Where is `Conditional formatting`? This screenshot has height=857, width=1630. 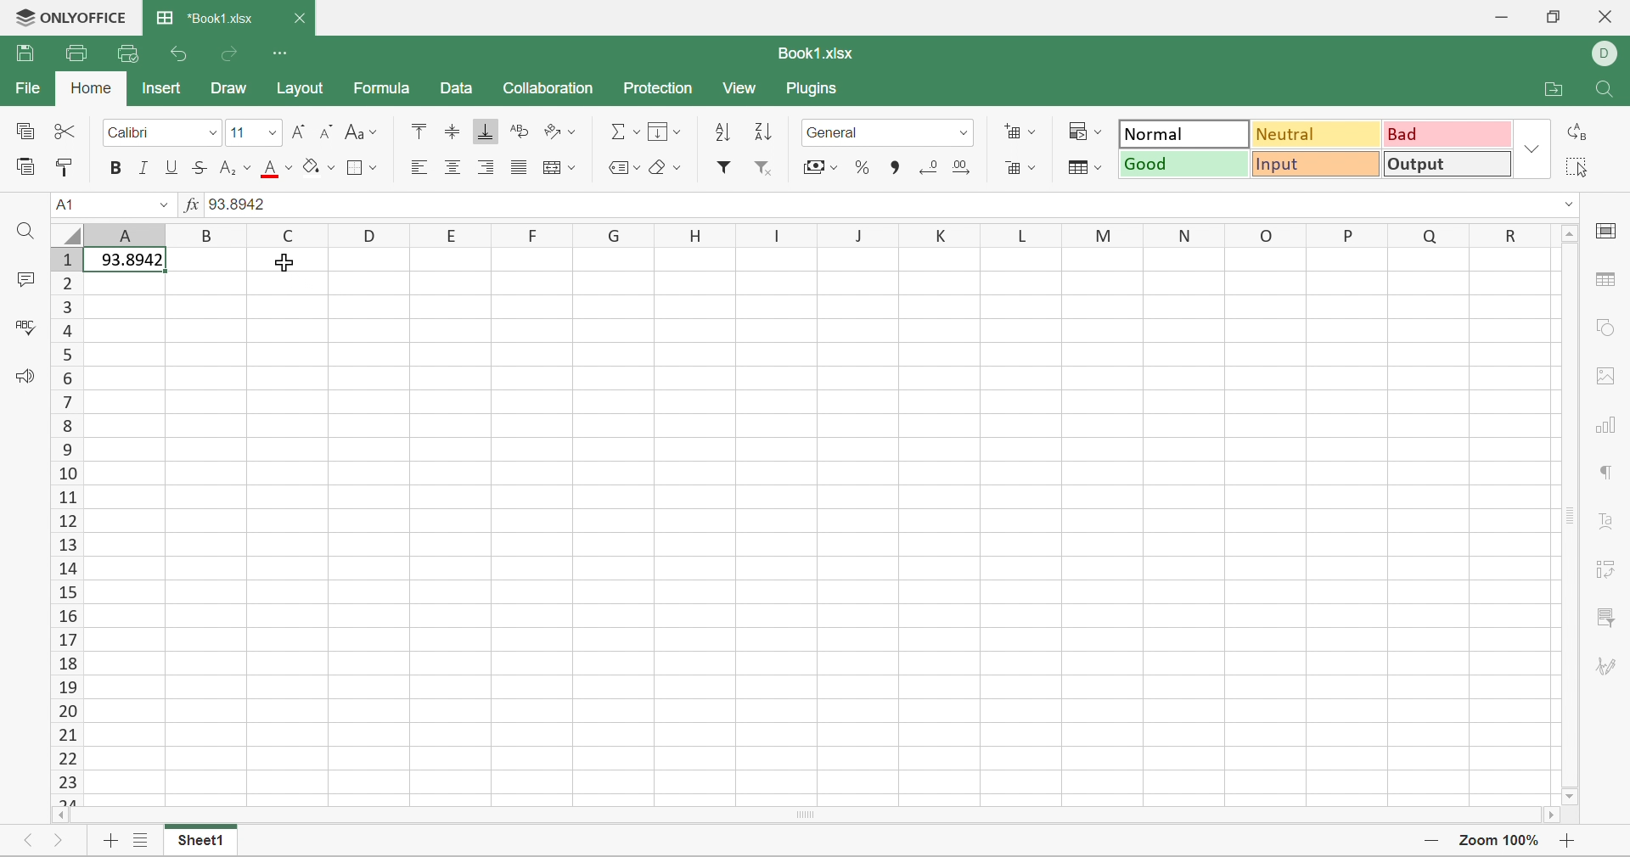
Conditional formatting is located at coordinates (1086, 131).